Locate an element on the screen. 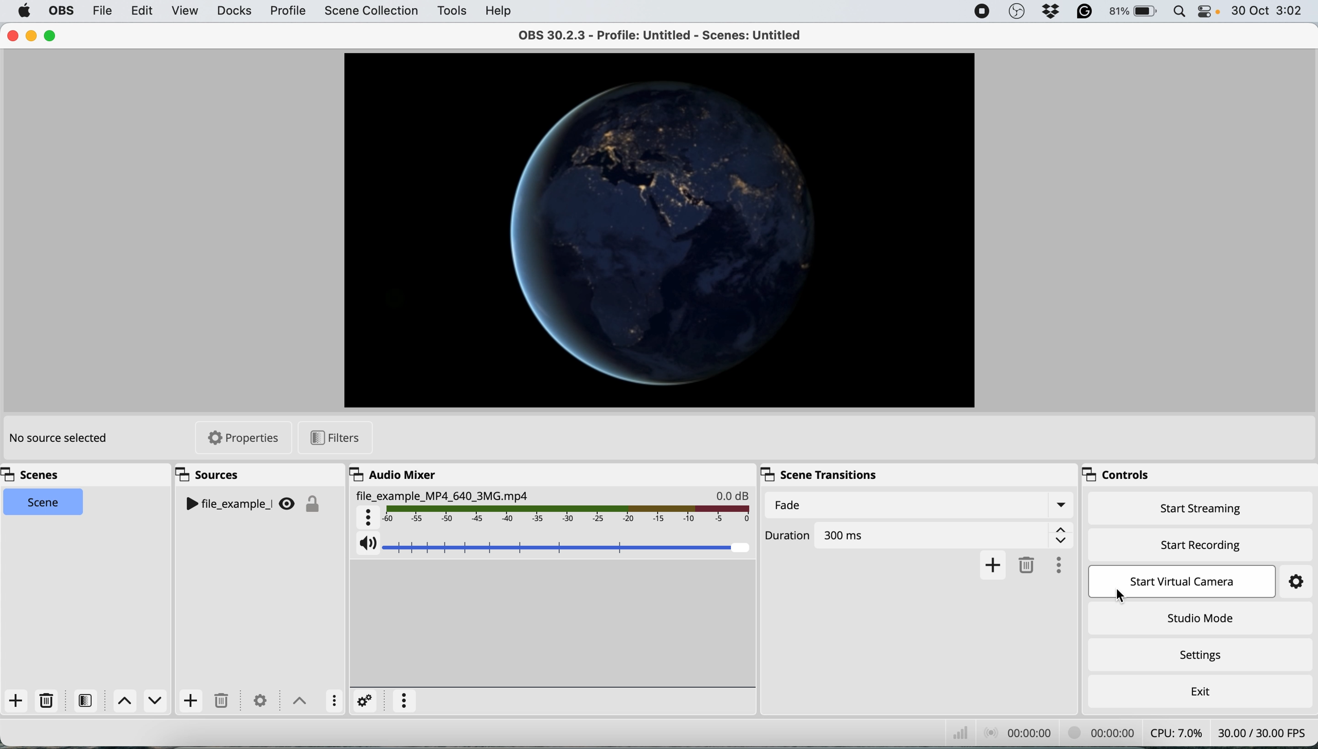 The width and height of the screenshot is (1318, 749). settings is located at coordinates (1207, 656).